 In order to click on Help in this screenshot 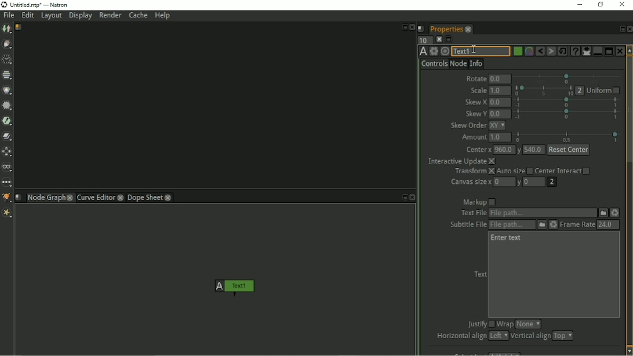, I will do `click(163, 16)`.